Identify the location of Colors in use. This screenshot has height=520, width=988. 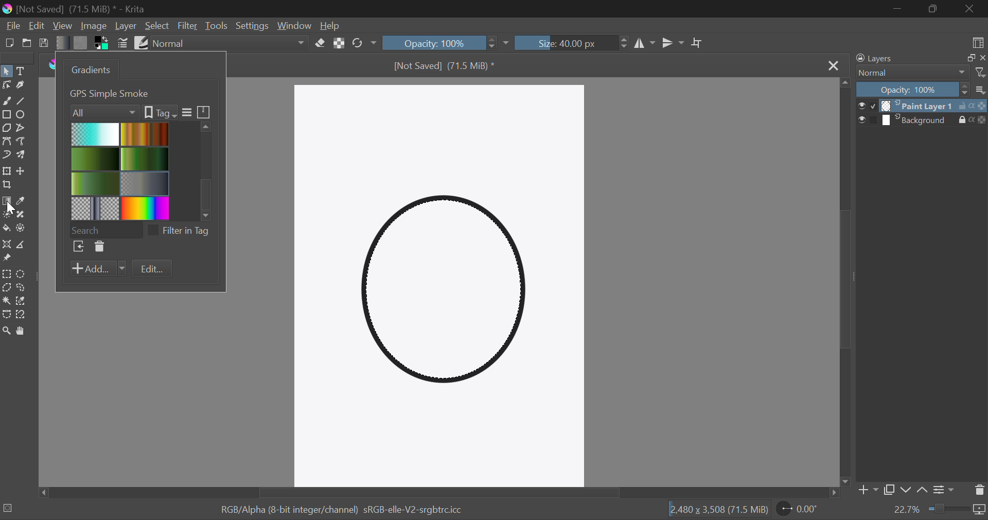
(102, 44).